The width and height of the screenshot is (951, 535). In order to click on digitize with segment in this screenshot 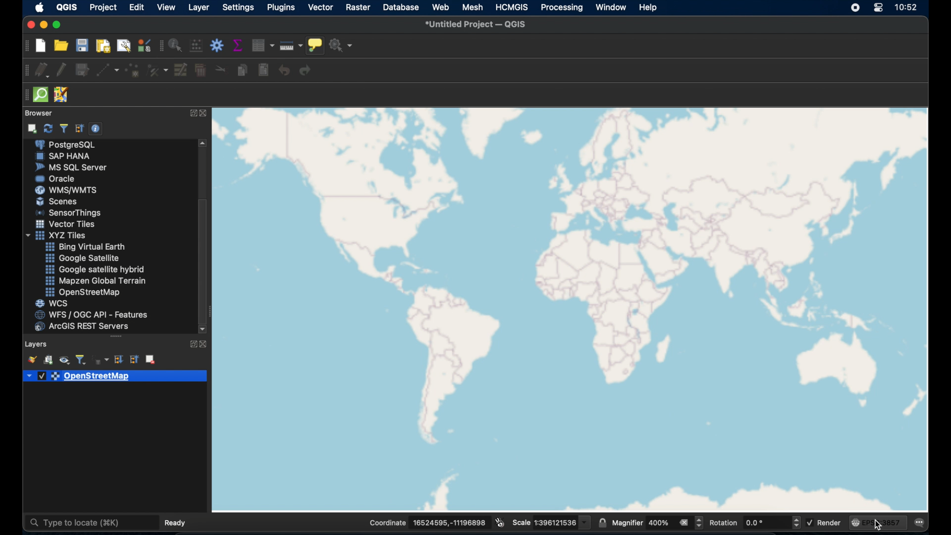, I will do `click(106, 72)`.